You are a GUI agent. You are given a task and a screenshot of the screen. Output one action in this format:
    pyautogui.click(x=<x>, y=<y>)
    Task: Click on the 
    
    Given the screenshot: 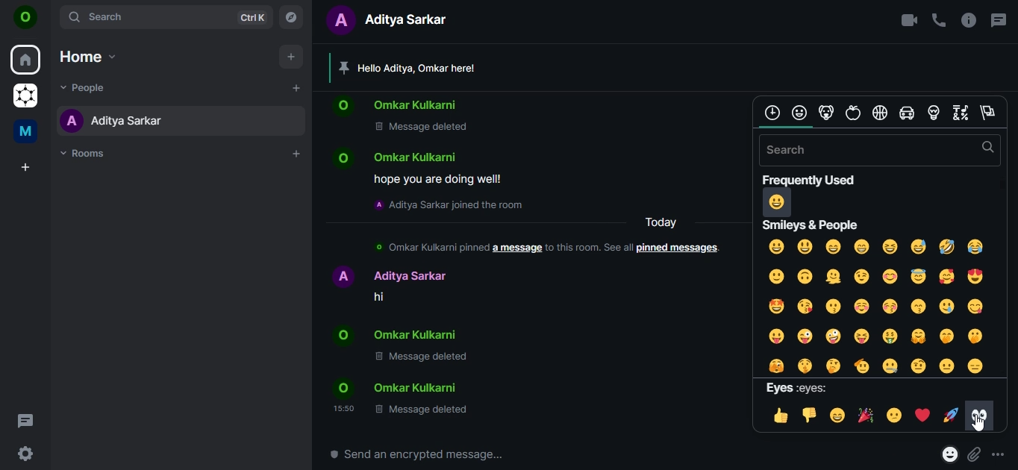 What is the action you would take?
    pyautogui.click(x=934, y=113)
    